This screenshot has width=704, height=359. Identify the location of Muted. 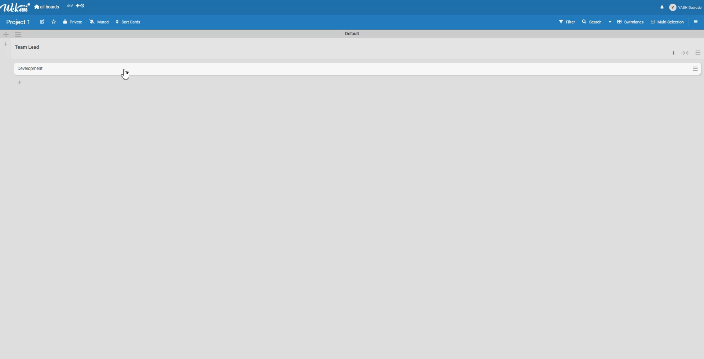
(100, 22).